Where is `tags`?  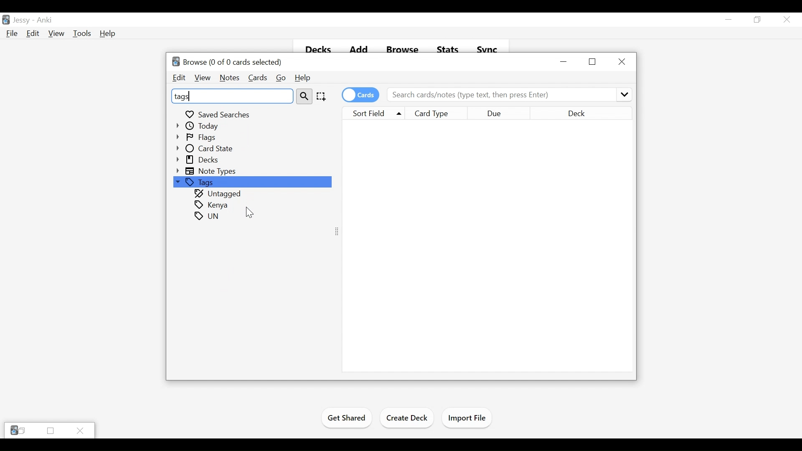 tags is located at coordinates (208, 216).